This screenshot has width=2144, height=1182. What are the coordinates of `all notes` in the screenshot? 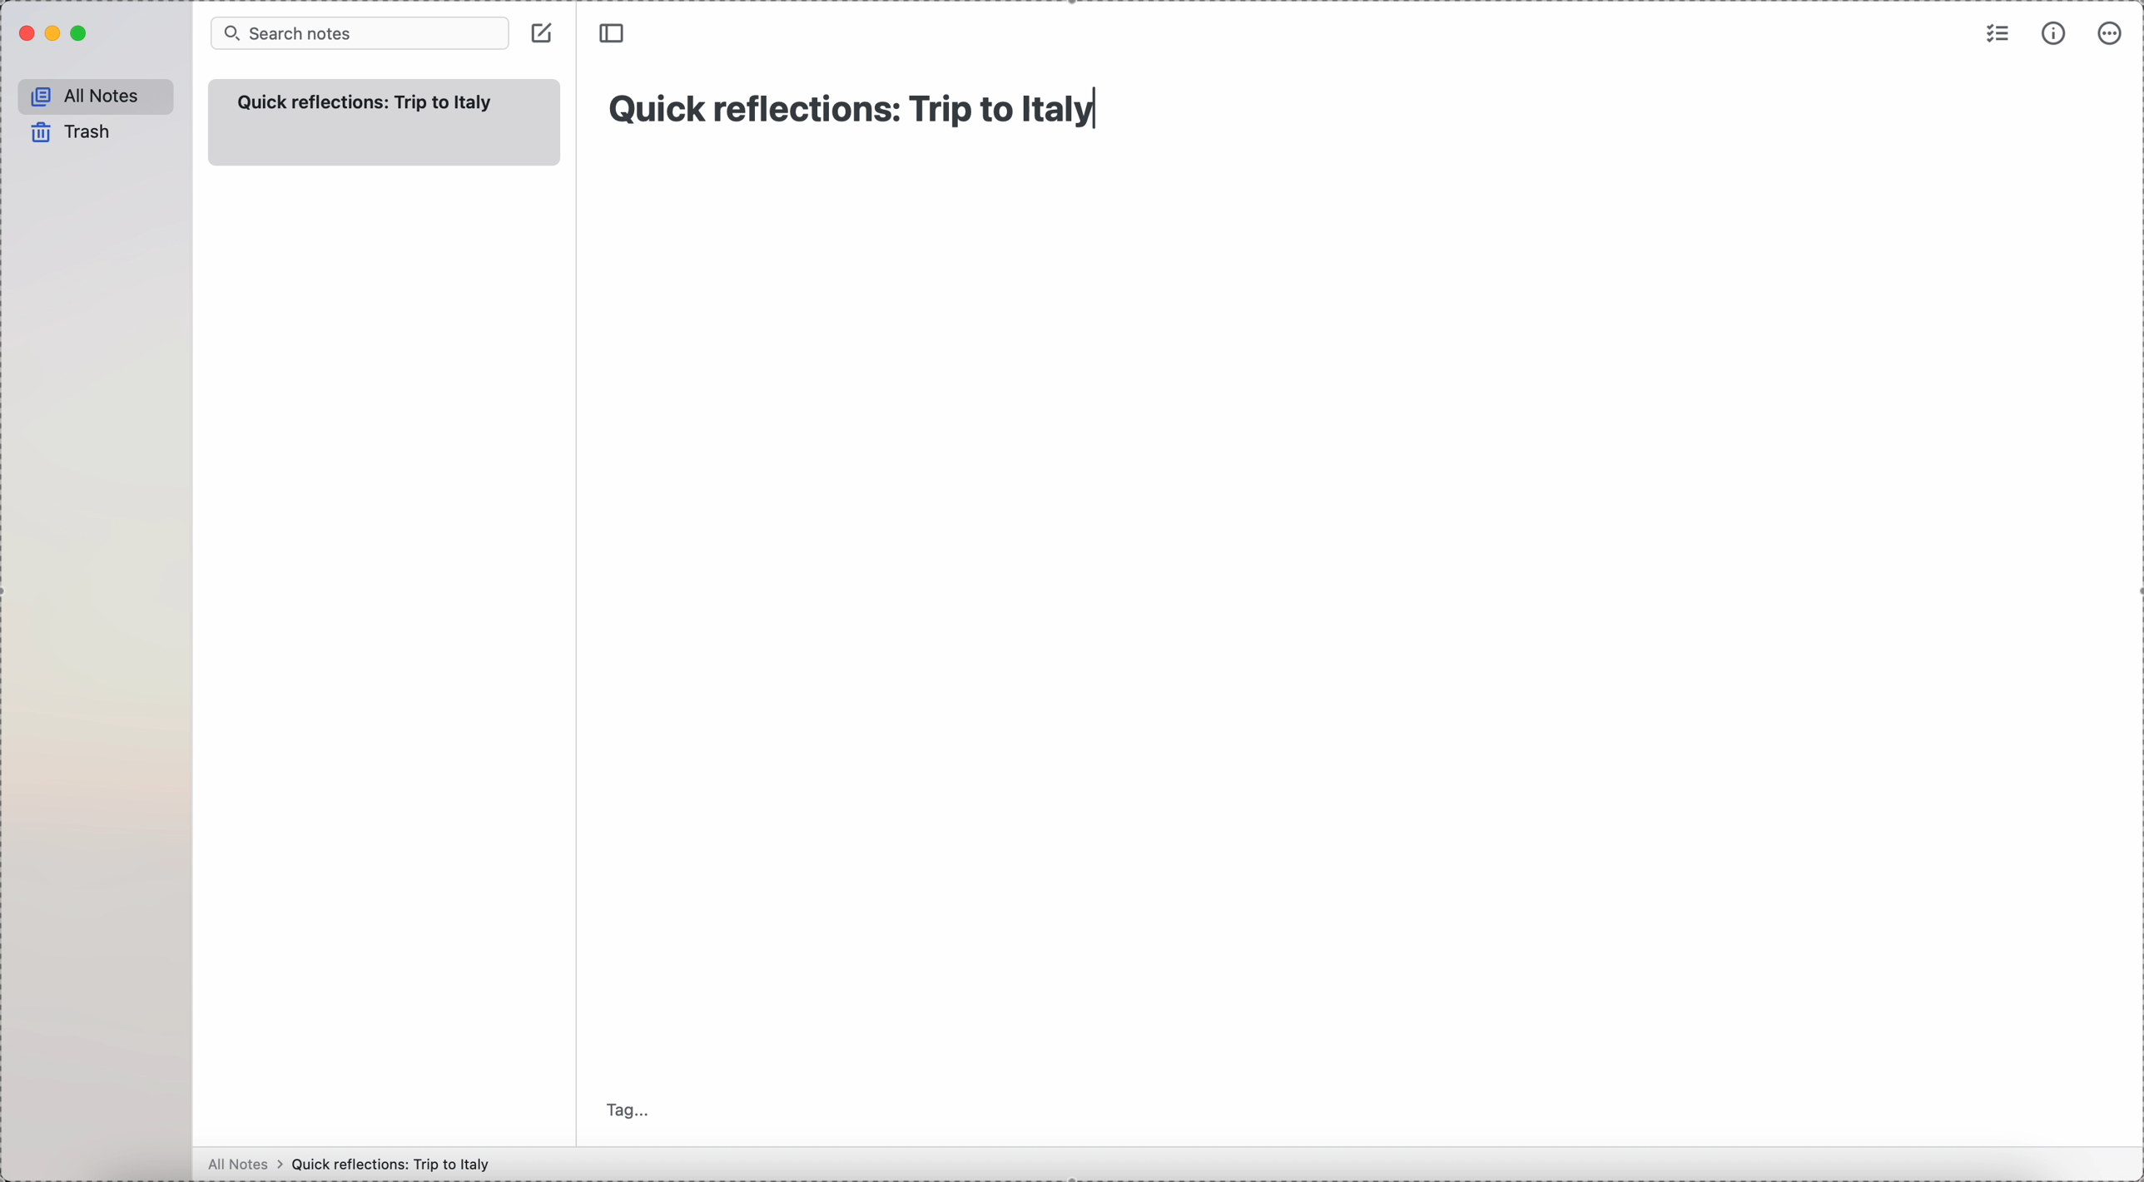 It's located at (240, 1165).